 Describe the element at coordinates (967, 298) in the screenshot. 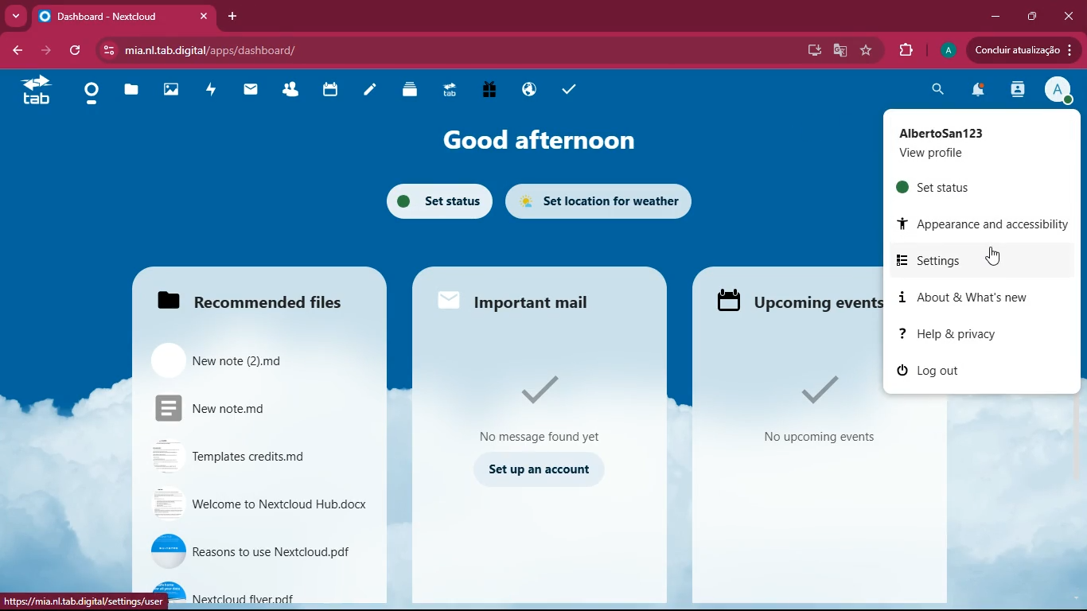

I see `about` at that location.